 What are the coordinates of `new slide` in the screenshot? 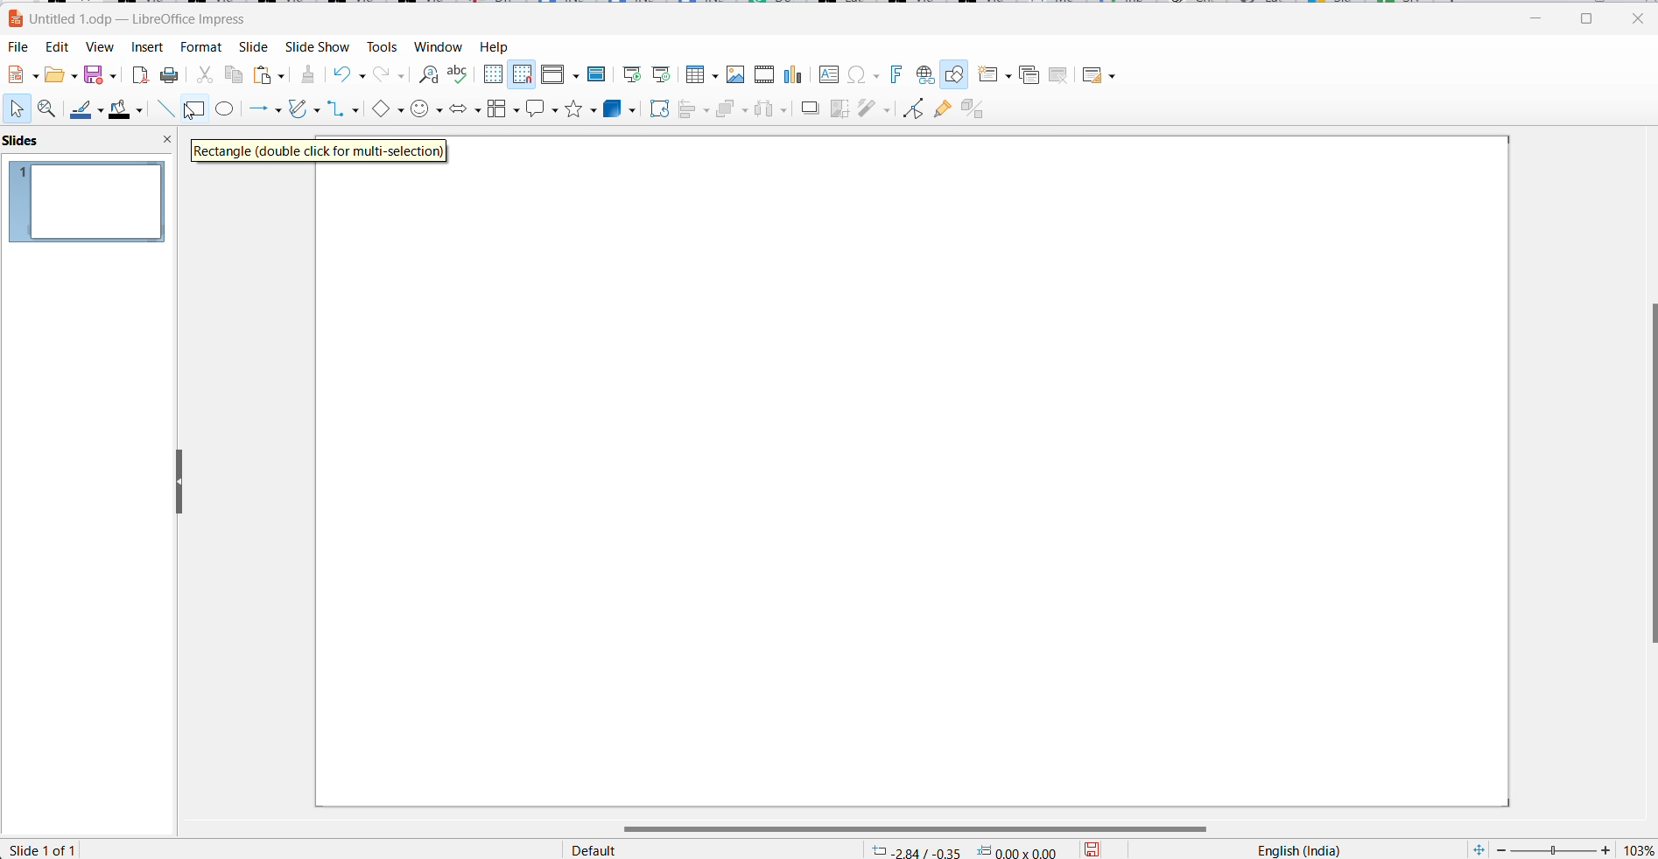 It's located at (995, 75).